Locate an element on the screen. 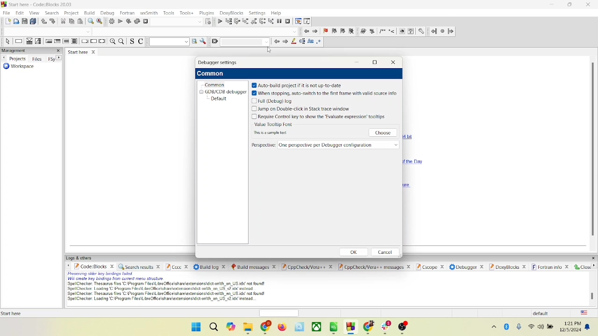 Image resolution: width=598 pixels, height=336 pixels. highlight is located at coordinates (294, 42).